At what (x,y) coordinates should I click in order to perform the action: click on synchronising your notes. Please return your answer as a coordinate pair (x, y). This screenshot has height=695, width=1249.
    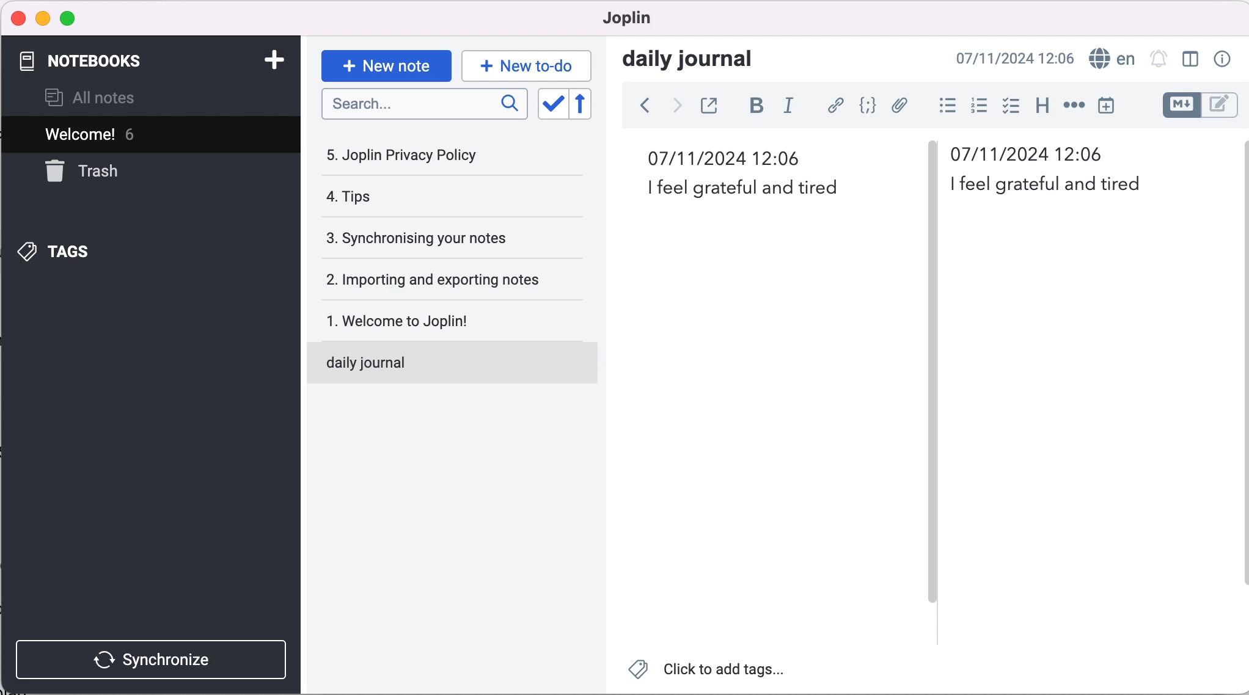
    Looking at the image, I should click on (435, 238).